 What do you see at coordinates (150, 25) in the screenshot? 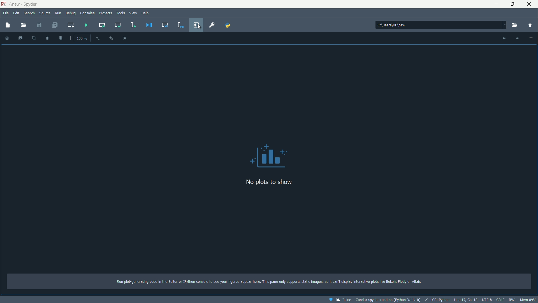
I see `debug file` at bounding box center [150, 25].